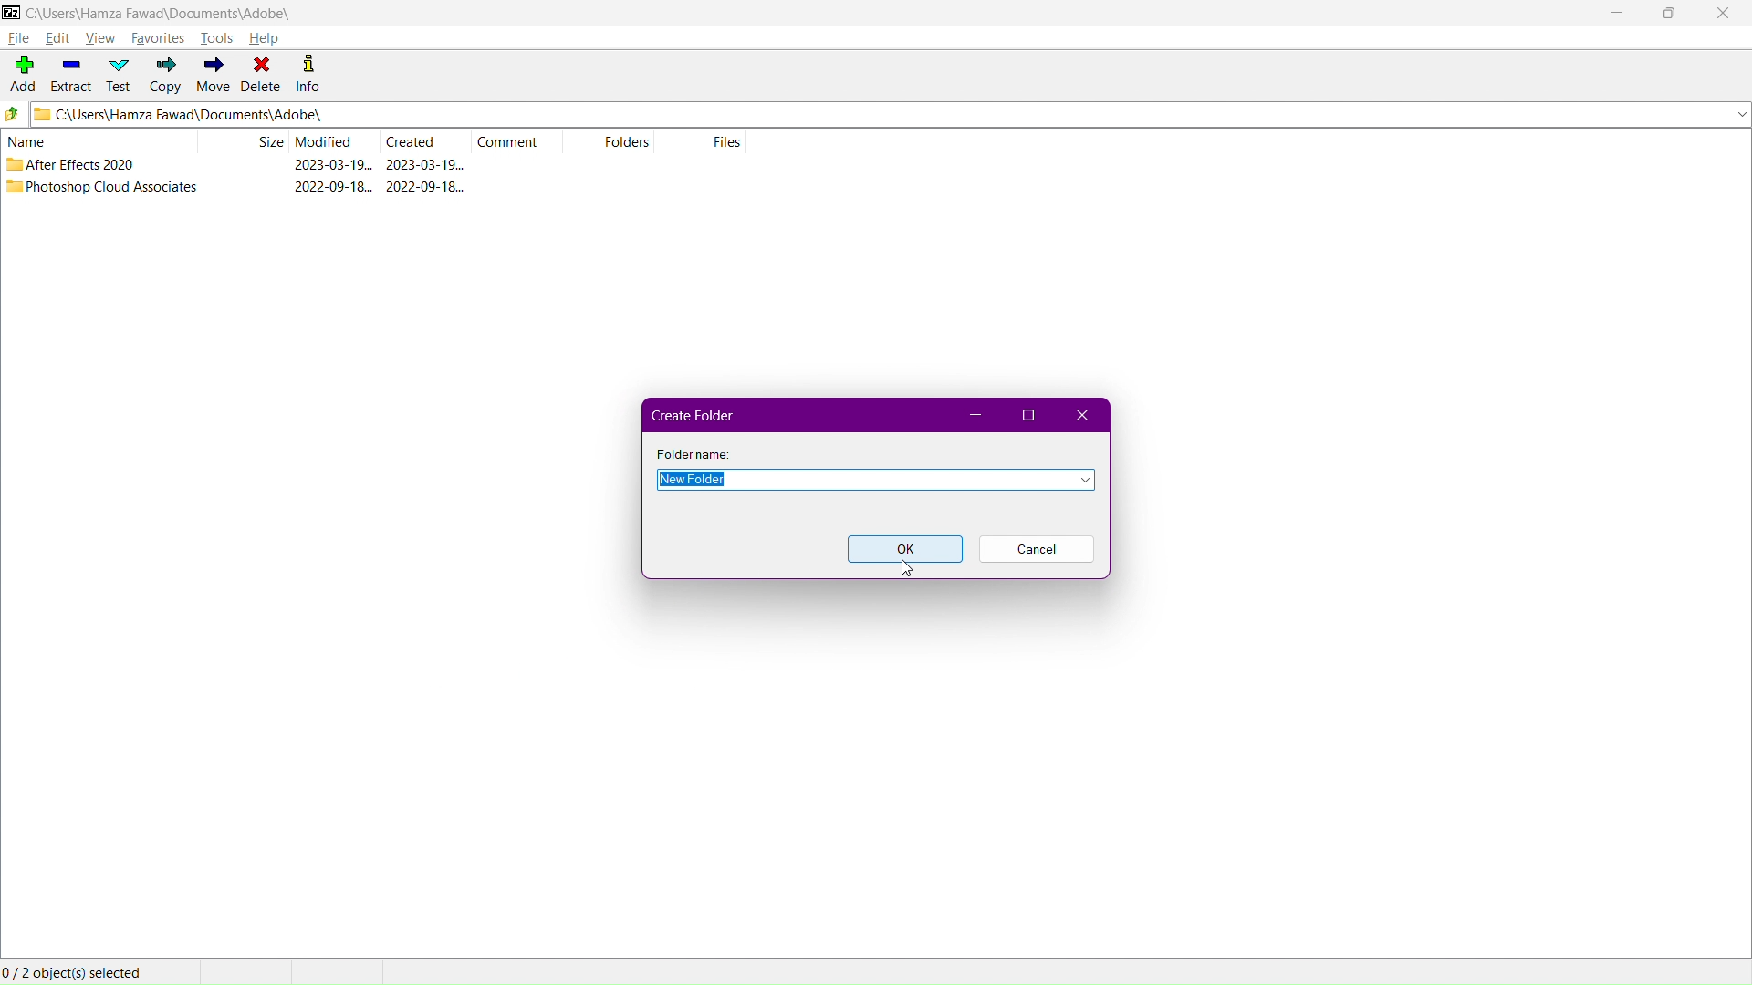 The width and height of the screenshot is (1752, 985). Describe the element at coordinates (211, 76) in the screenshot. I see `Move` at that location.